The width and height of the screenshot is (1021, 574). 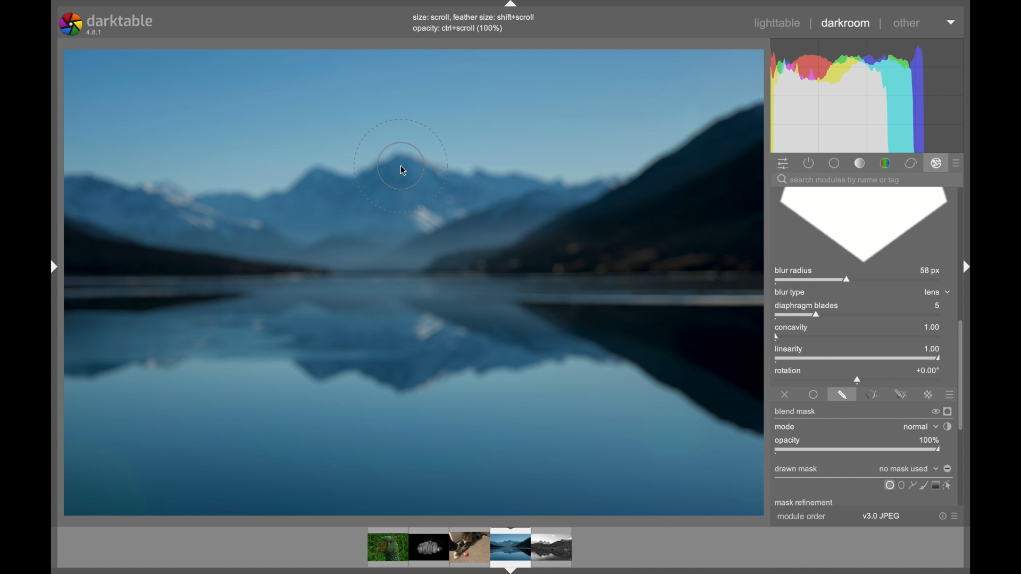 I want to click on correct, so click(x=910, y=163).